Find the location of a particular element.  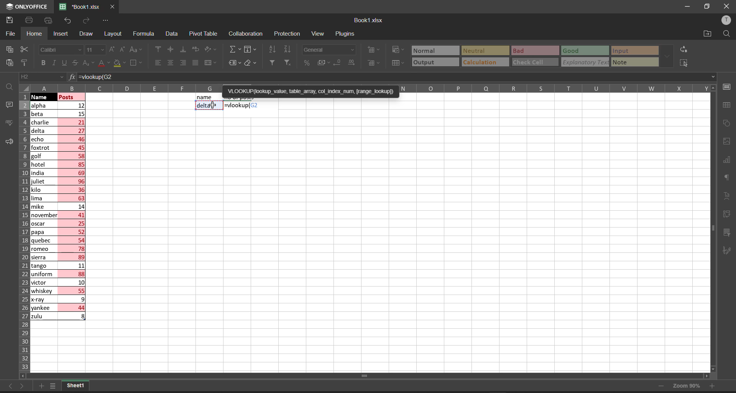

view is located at coordinates (318, 34).